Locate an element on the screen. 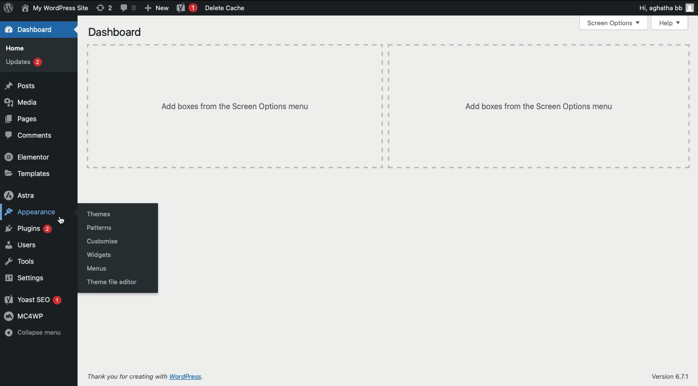 The width and height of the screenshot is (698, 386). Thank you for creating with WordPress. is located at coordinates (149, 375).